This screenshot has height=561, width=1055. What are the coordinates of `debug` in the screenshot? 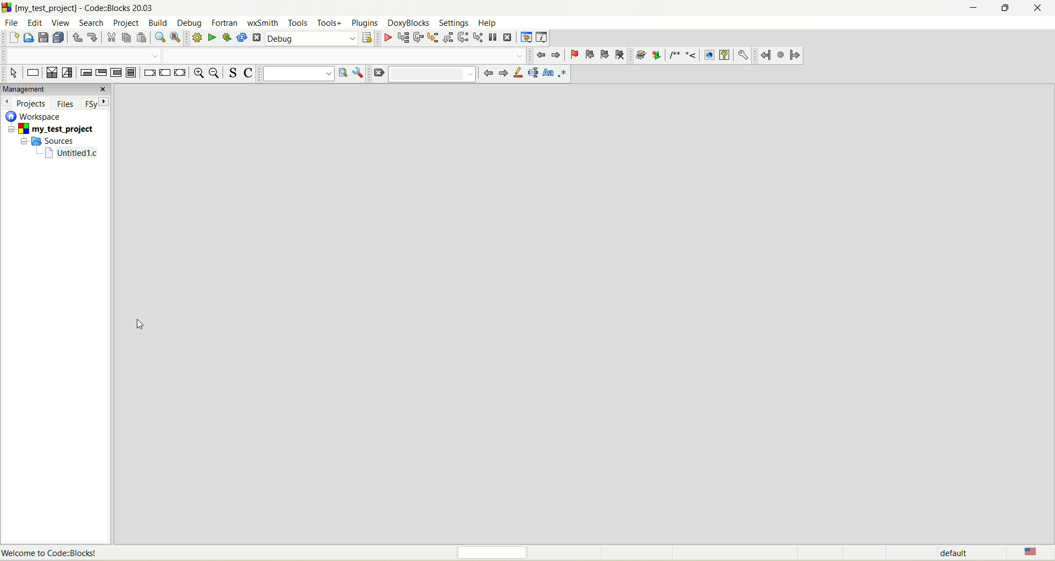 It's located at (387, 38).